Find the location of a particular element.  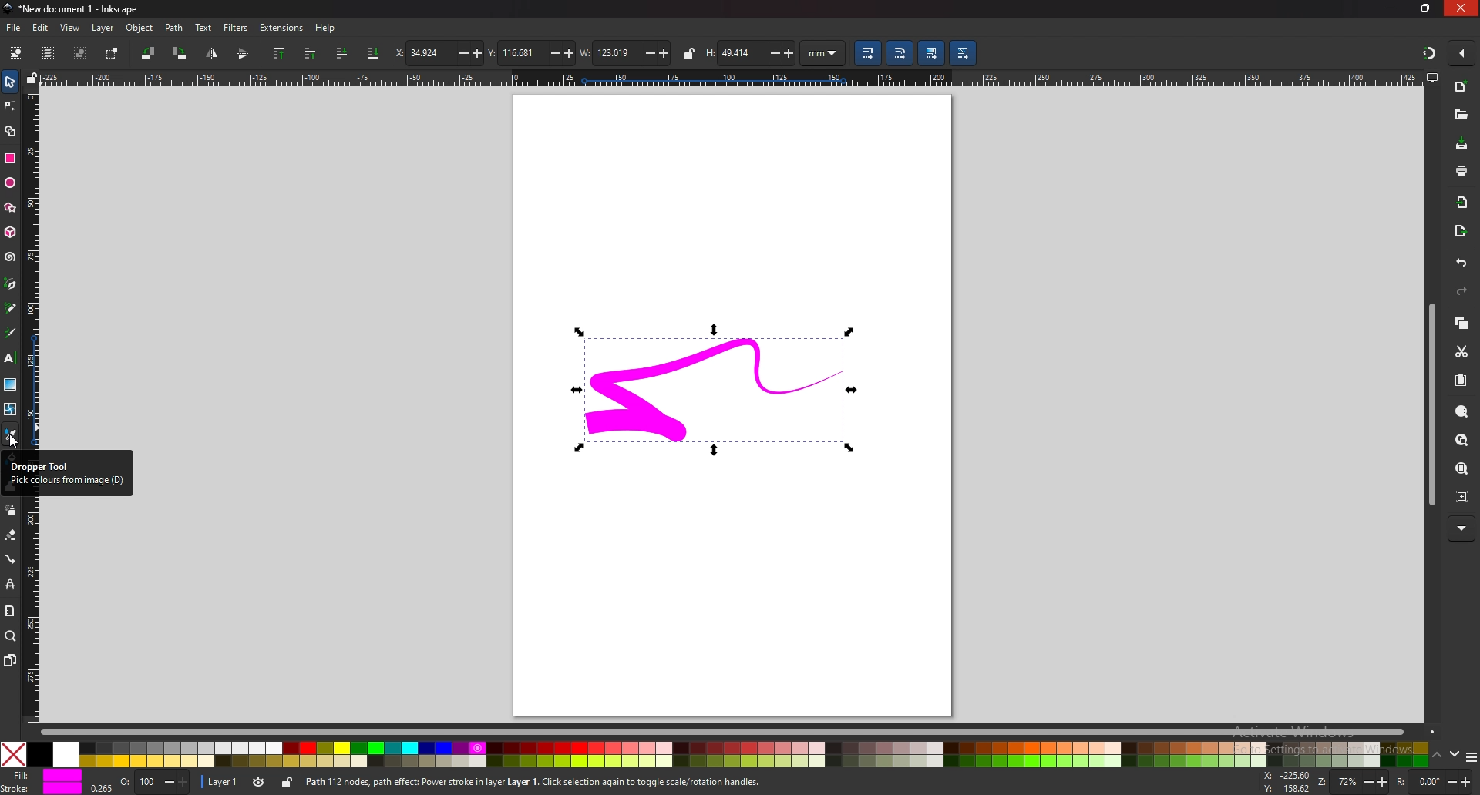

x and y coordinates is located at coordinates (1288, 781).